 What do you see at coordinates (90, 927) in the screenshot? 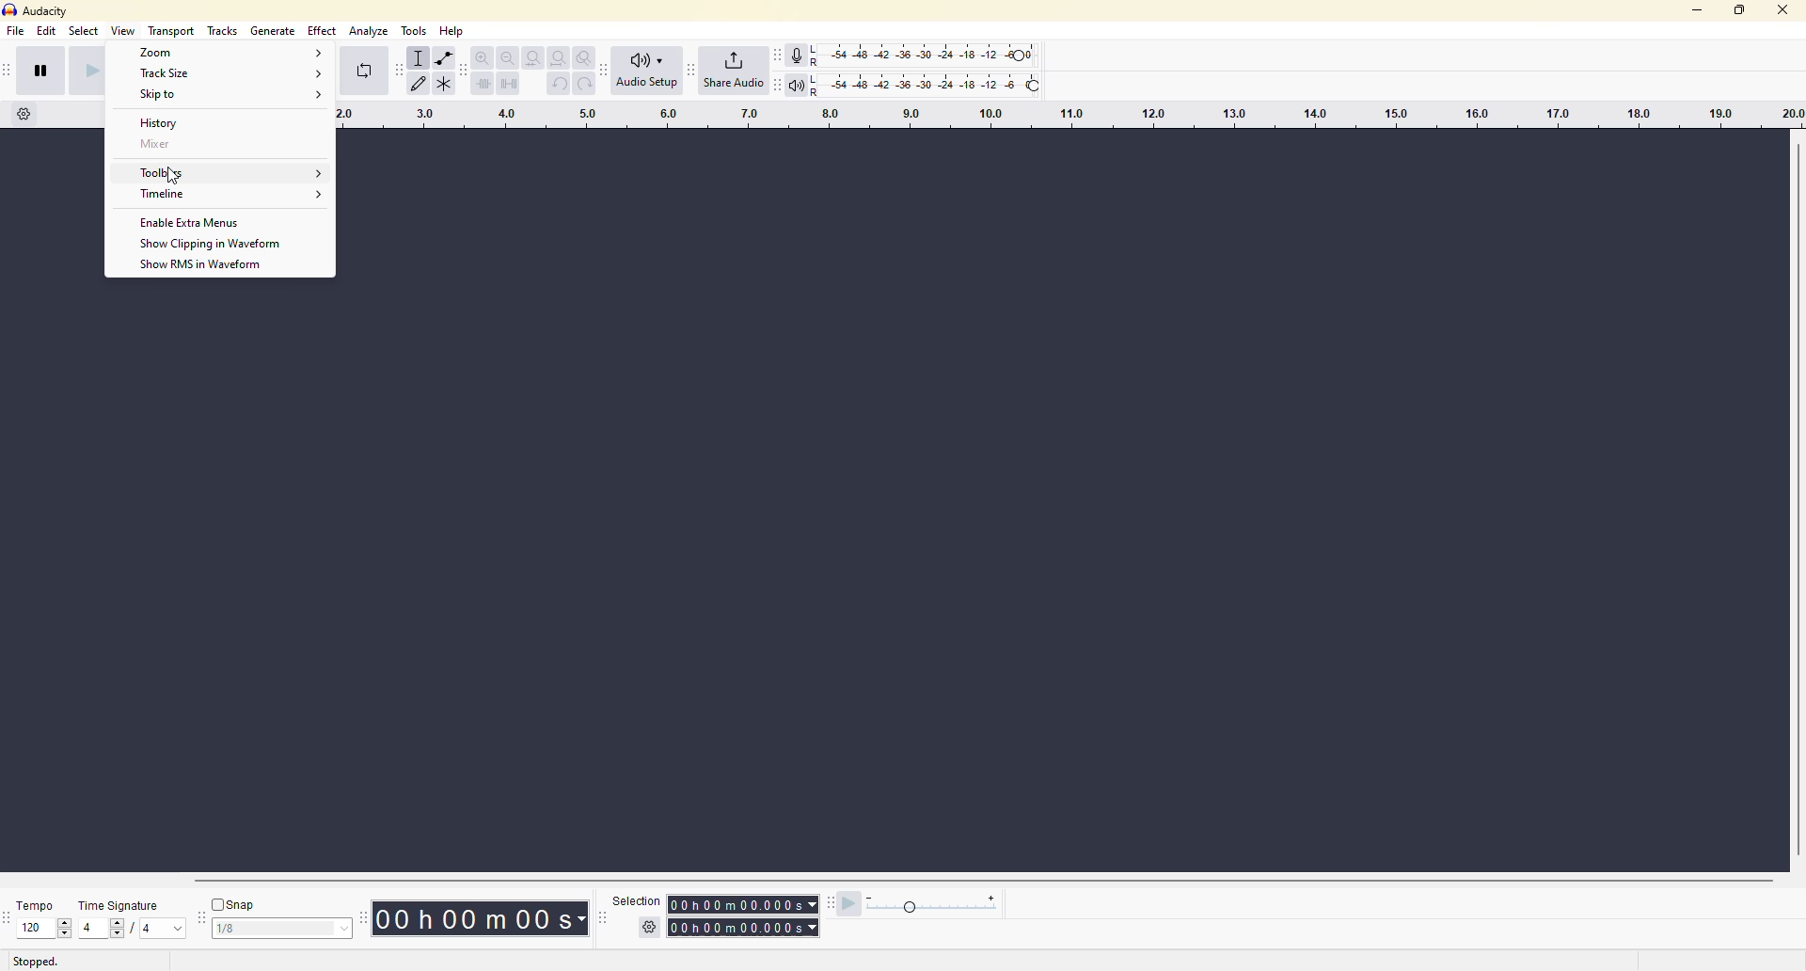
I see `4` at bounding box center [90, 927].